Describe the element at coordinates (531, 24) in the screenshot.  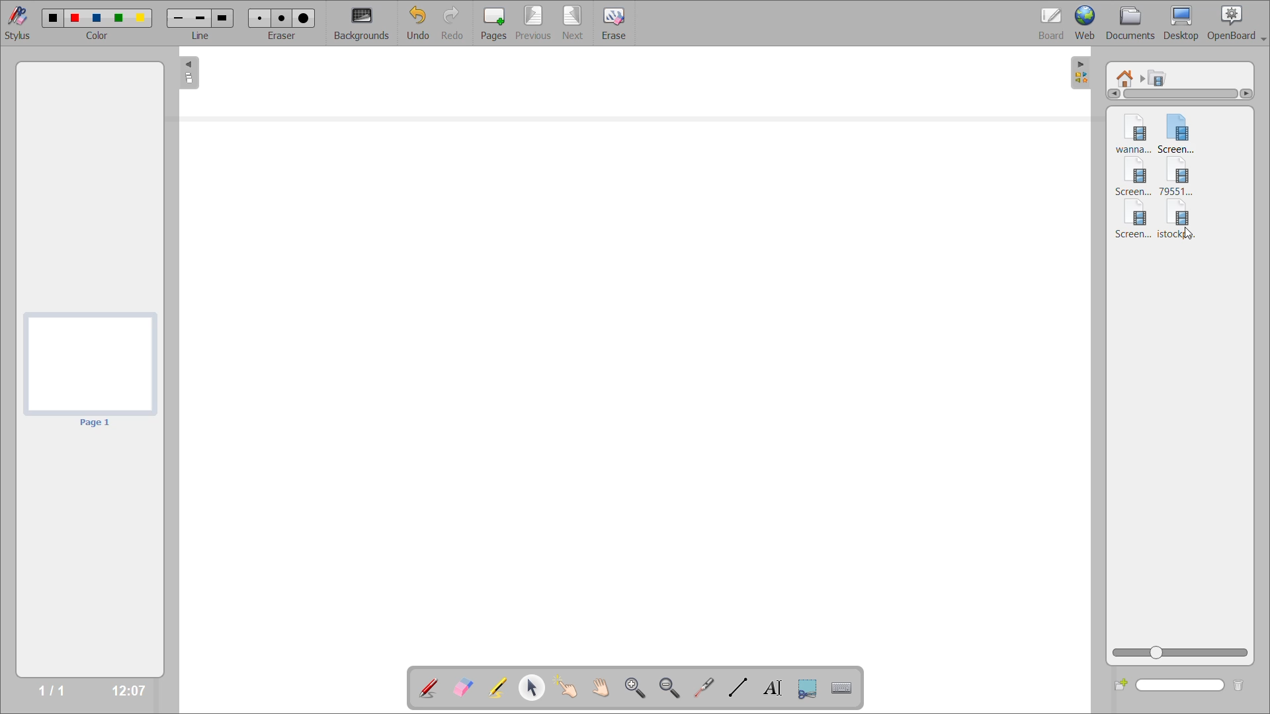
I see `previous` at that location.